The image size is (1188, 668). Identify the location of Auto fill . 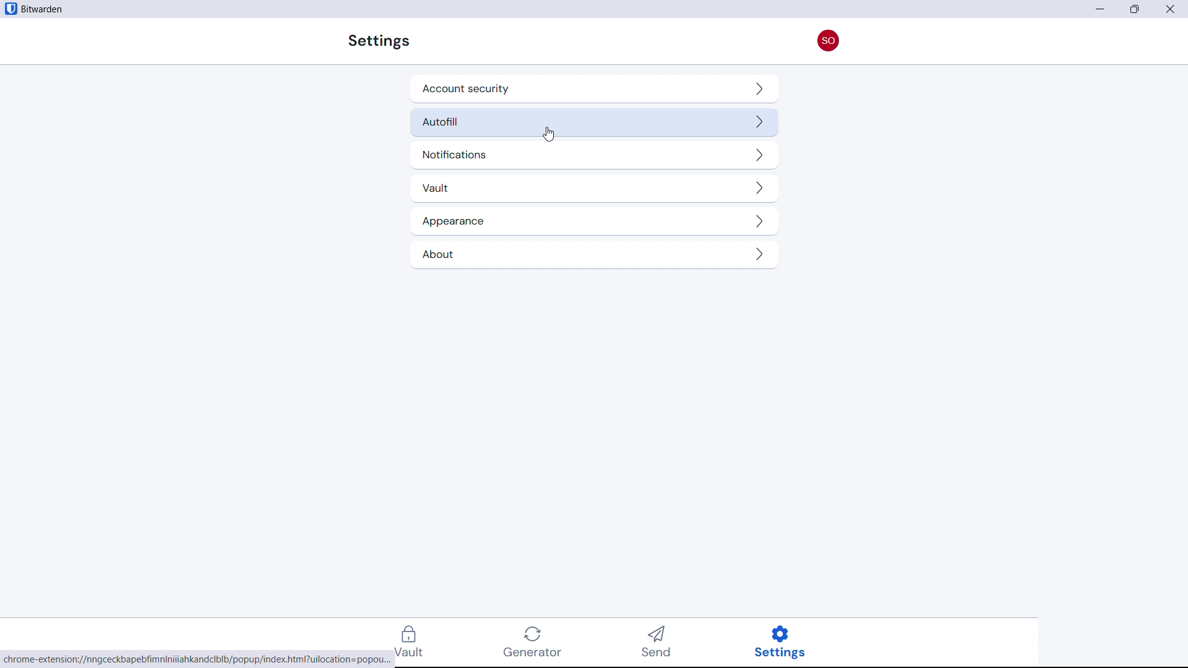
(593, 122).